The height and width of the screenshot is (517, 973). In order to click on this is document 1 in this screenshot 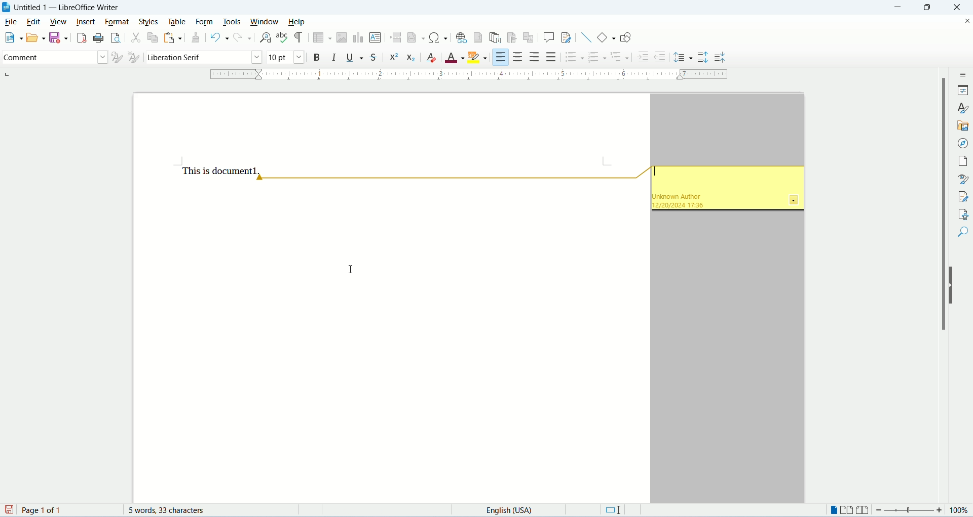, I will do `click(220, 170)`.